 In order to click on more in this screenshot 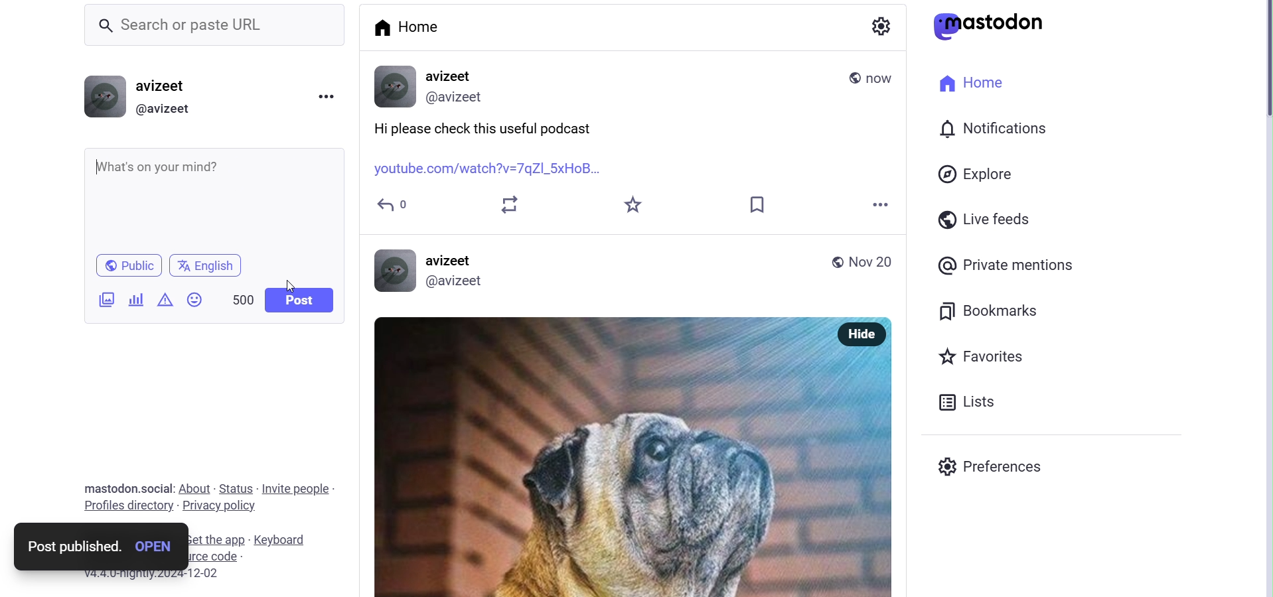, I will do `click(880, 204)`.